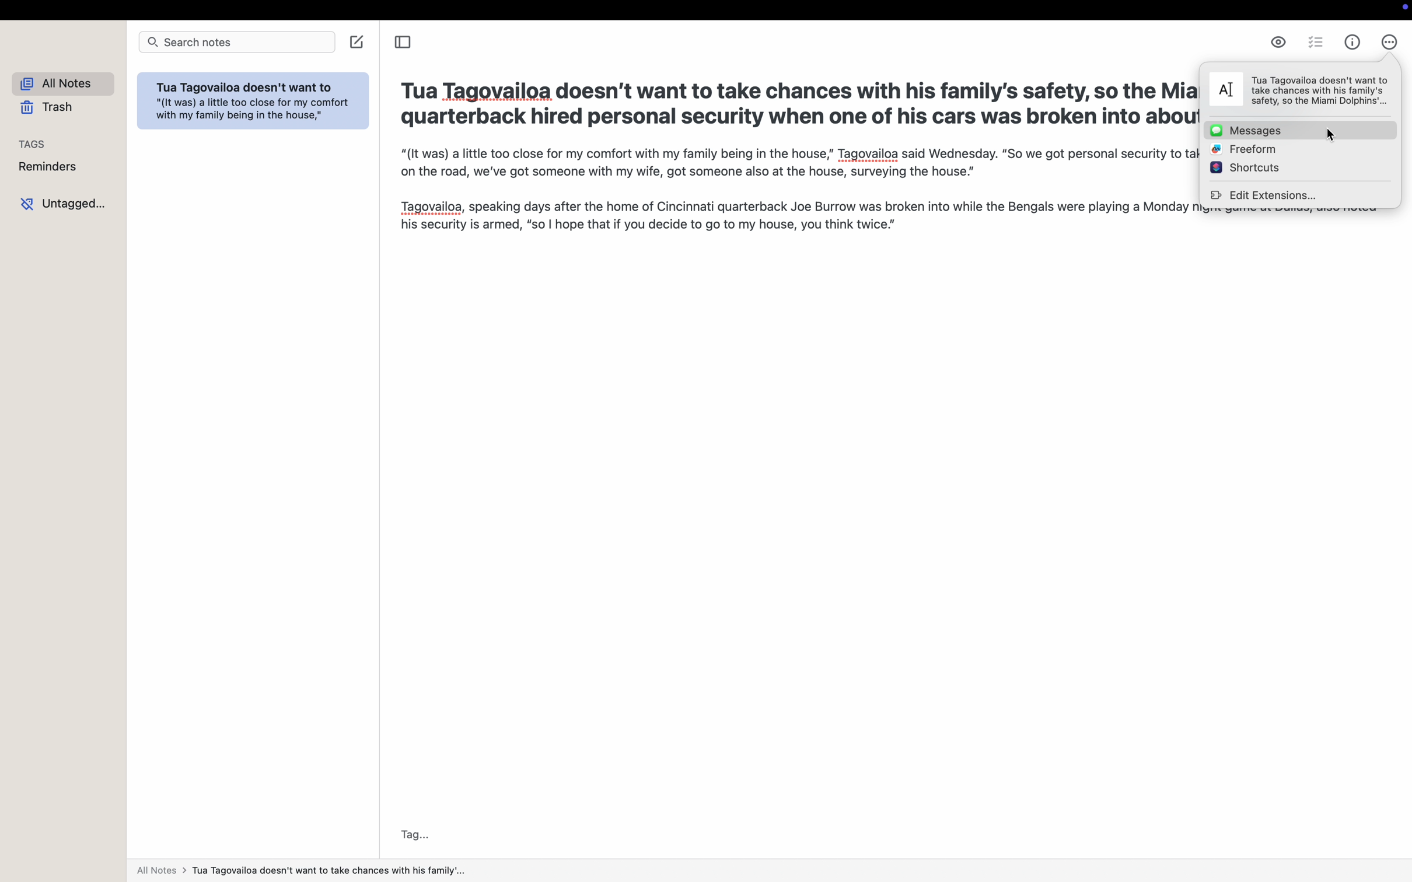 The image size is (1412, 882). What do you see at coordinates (1245, 167) in the screenshot?
I see `shortcuts` at bounding box center [1245, 167].